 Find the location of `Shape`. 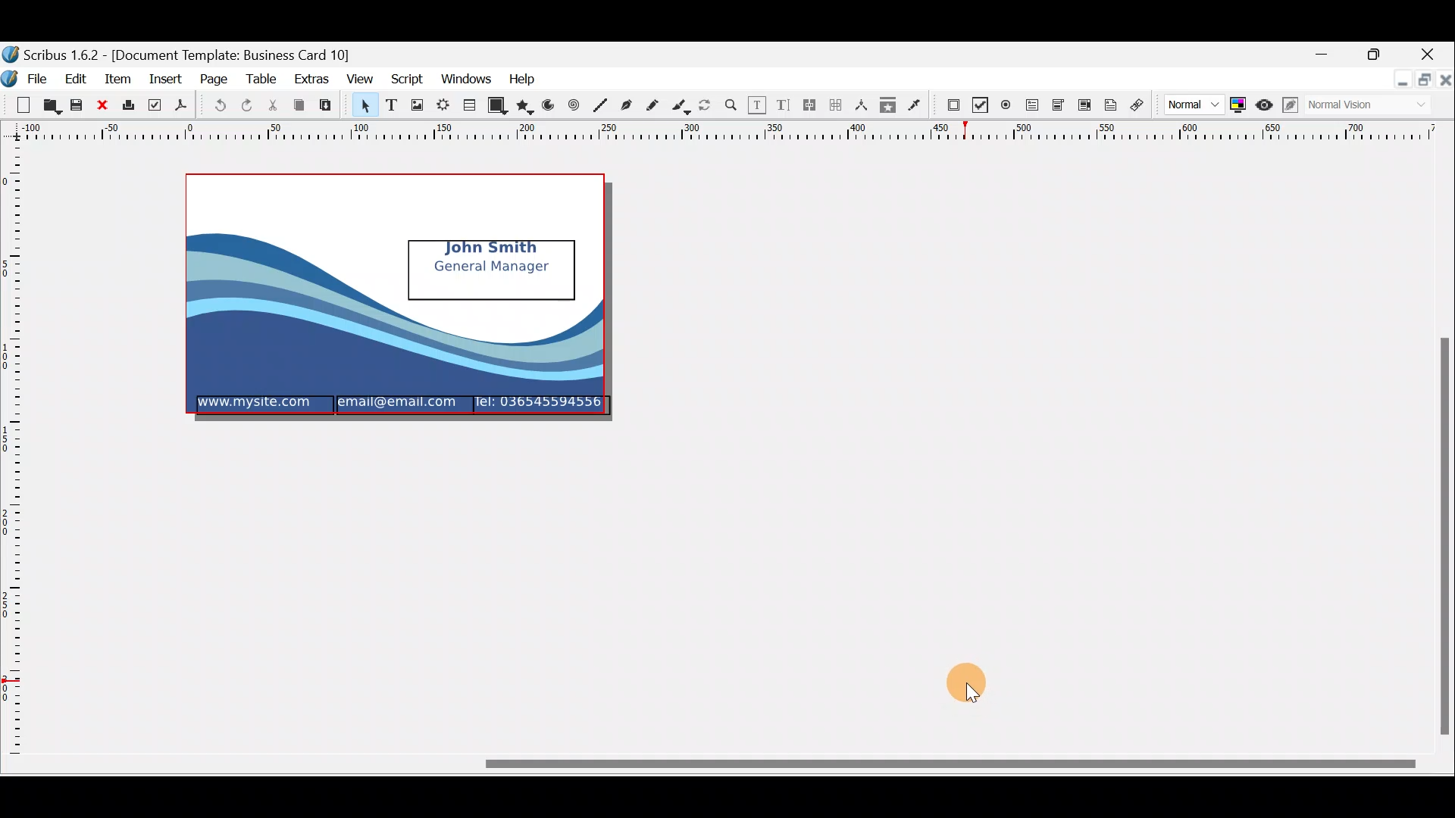

Shape is located at coordinates (498, 107).